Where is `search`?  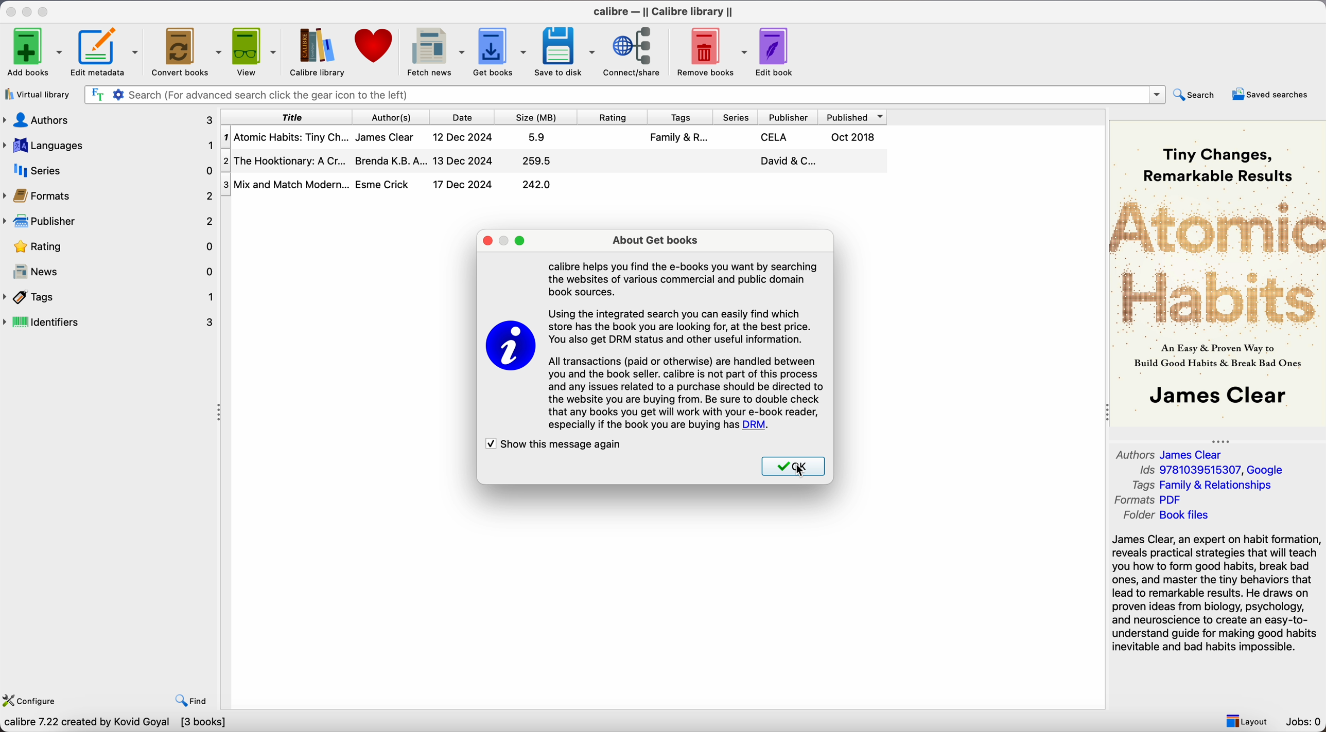 search is located at coordinates (1194, 95).